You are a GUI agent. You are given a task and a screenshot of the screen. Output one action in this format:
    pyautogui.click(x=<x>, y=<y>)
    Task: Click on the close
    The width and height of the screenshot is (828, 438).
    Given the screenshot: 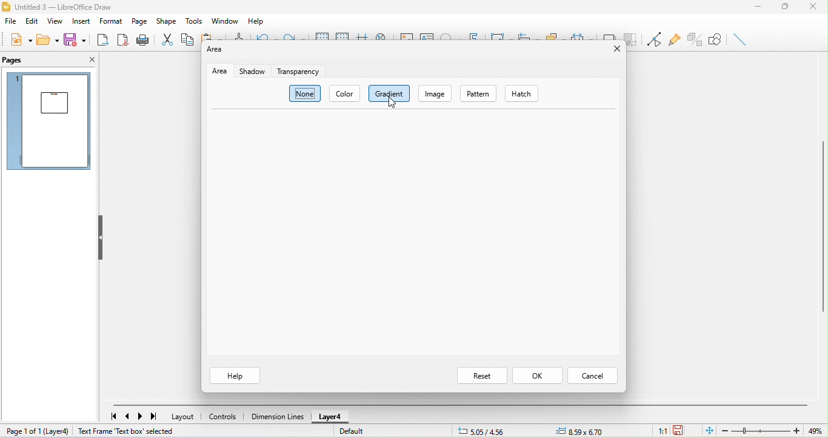 What is the action you would take?
    pyautogui.click(x=616, y=50)
    